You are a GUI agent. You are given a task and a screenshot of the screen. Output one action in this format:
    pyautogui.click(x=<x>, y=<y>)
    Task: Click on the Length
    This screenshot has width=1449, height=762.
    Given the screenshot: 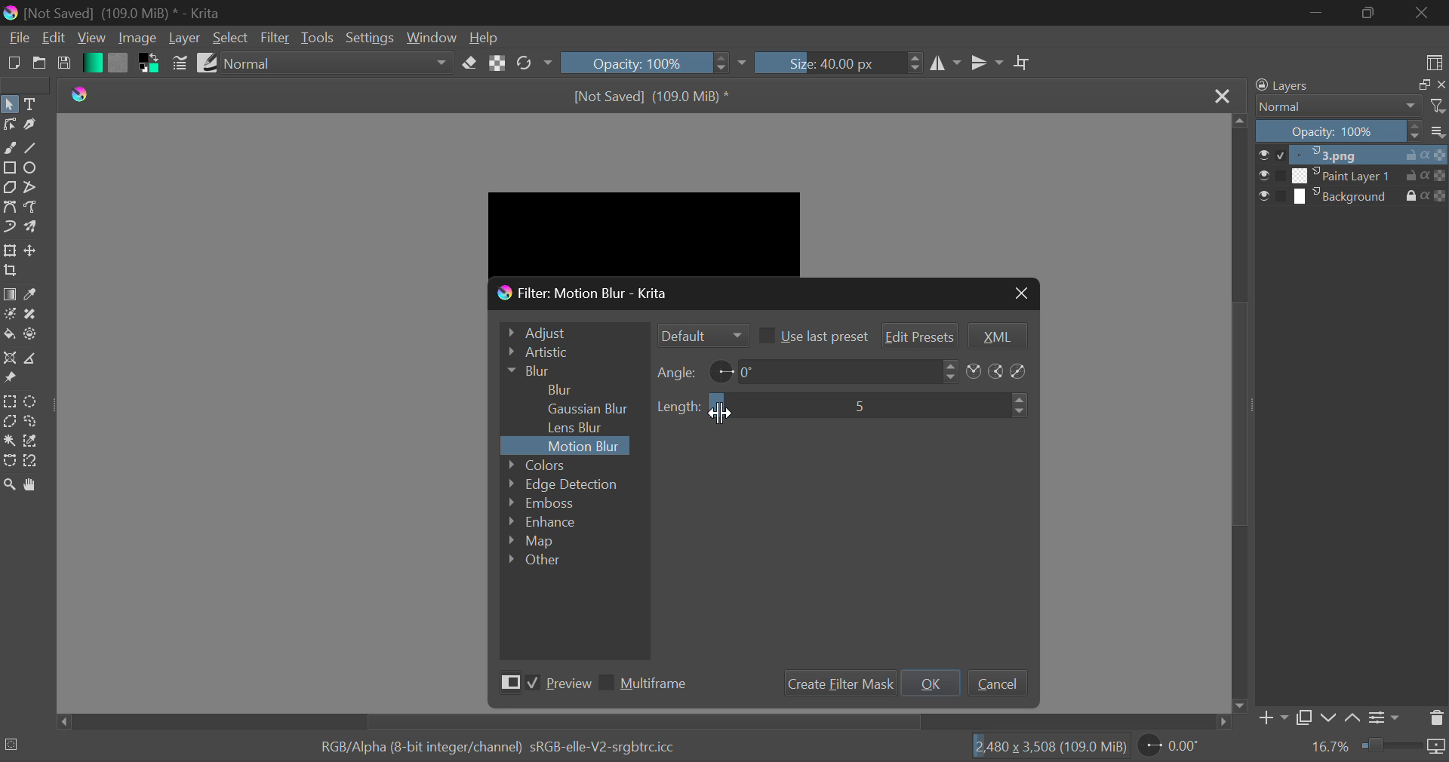 What is the action you would take?
    pyautogui.click(x=679, y=407)
    